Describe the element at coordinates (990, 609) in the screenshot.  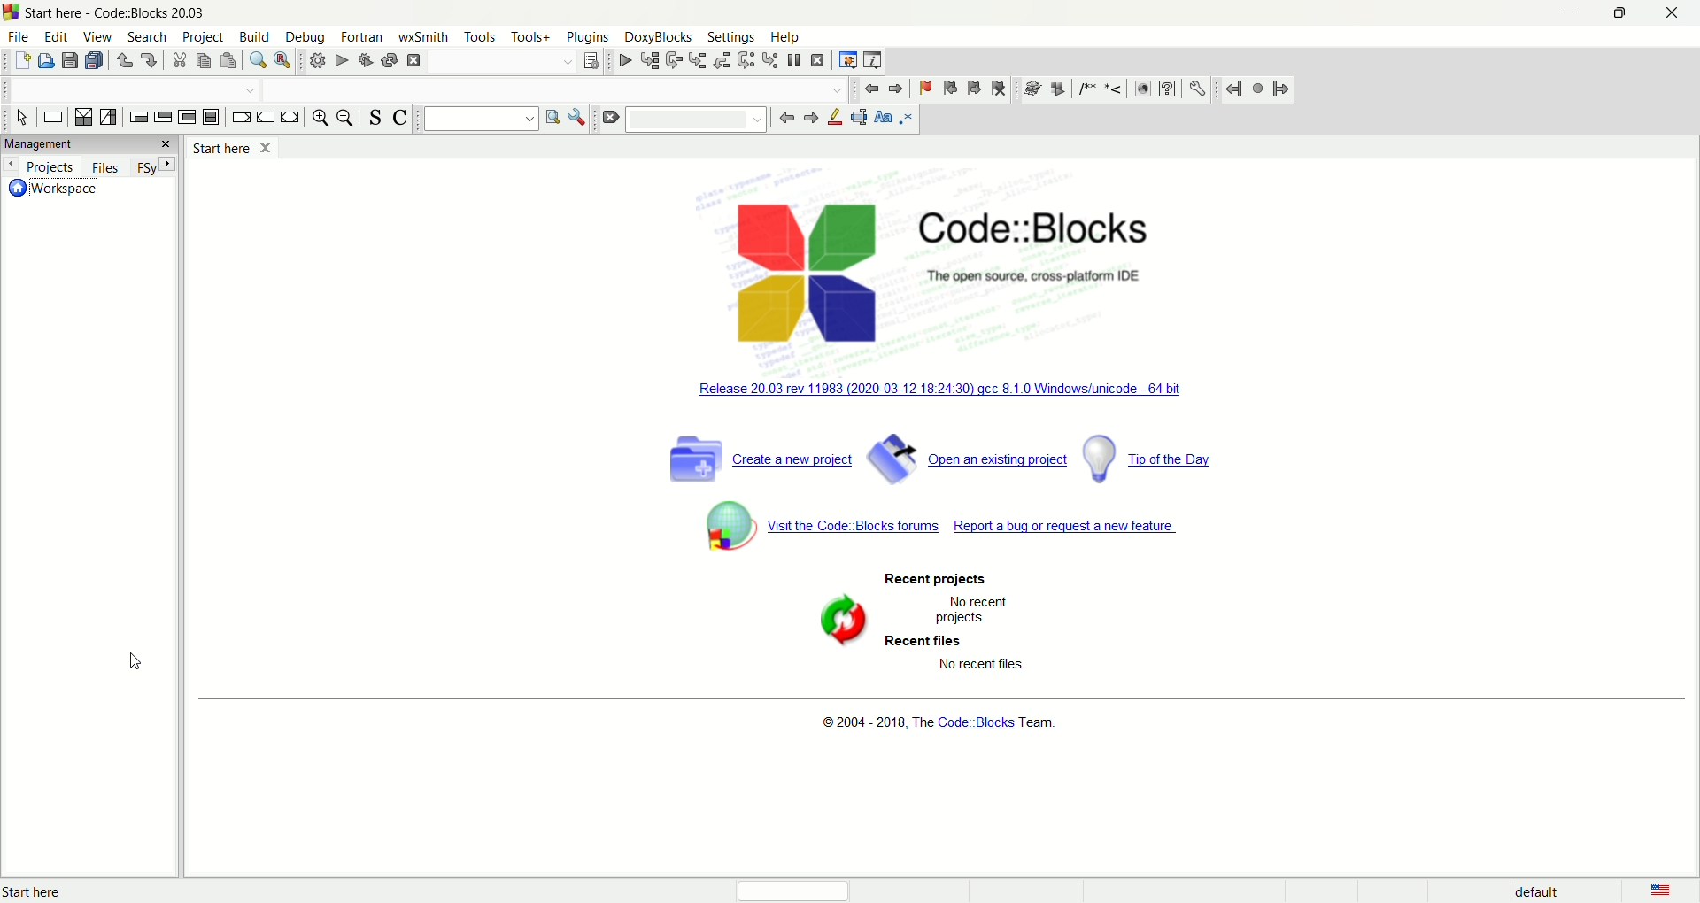
I see `text` at that location.